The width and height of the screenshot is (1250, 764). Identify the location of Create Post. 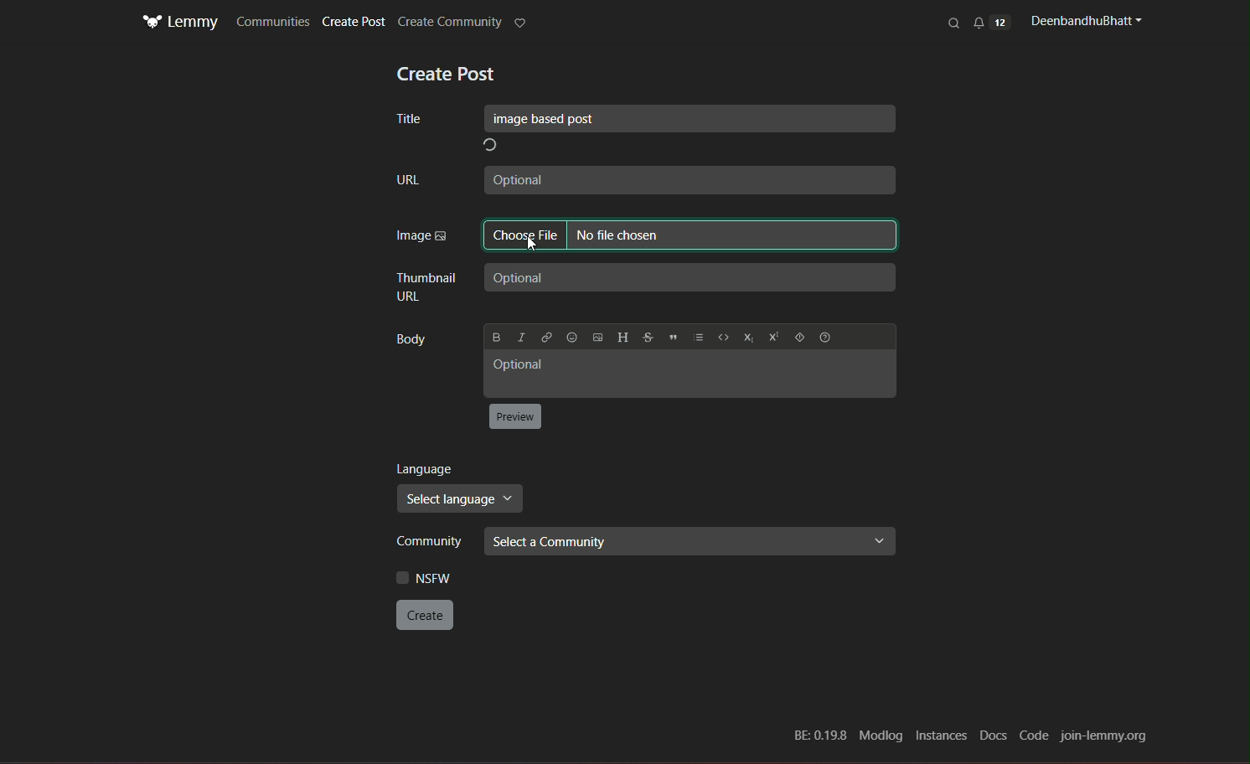
(356, 23).